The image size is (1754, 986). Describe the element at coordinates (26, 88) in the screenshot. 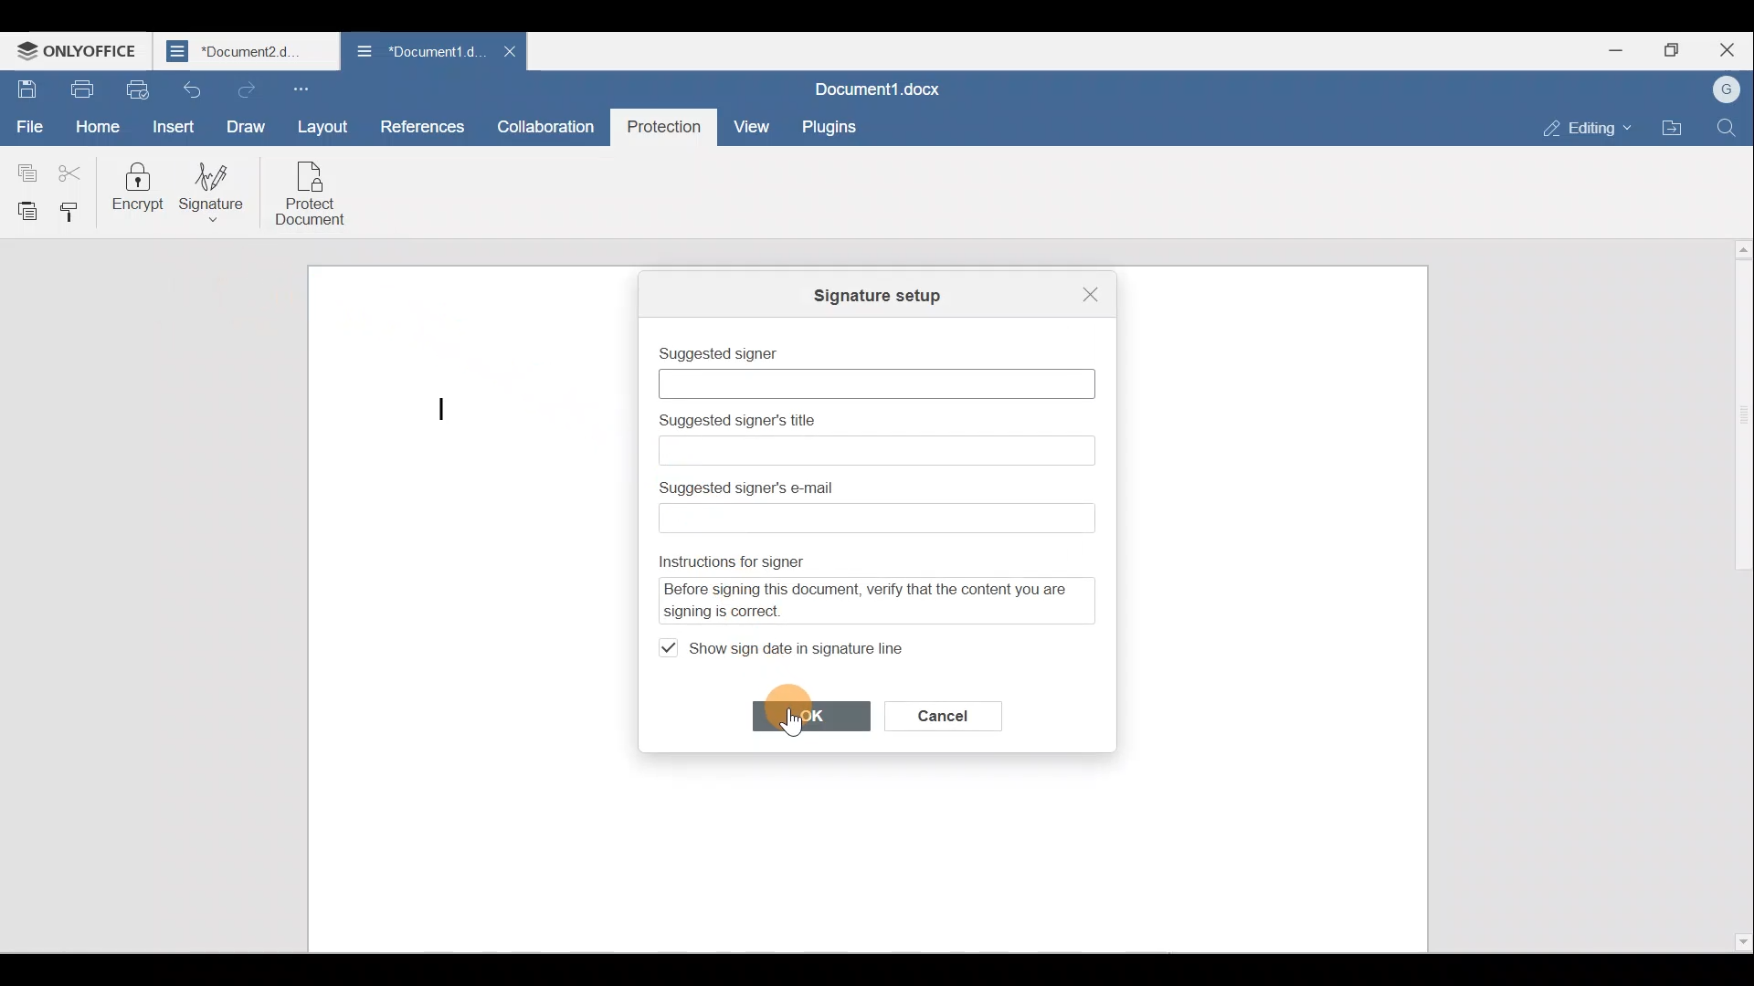

I see `Save` at that location.